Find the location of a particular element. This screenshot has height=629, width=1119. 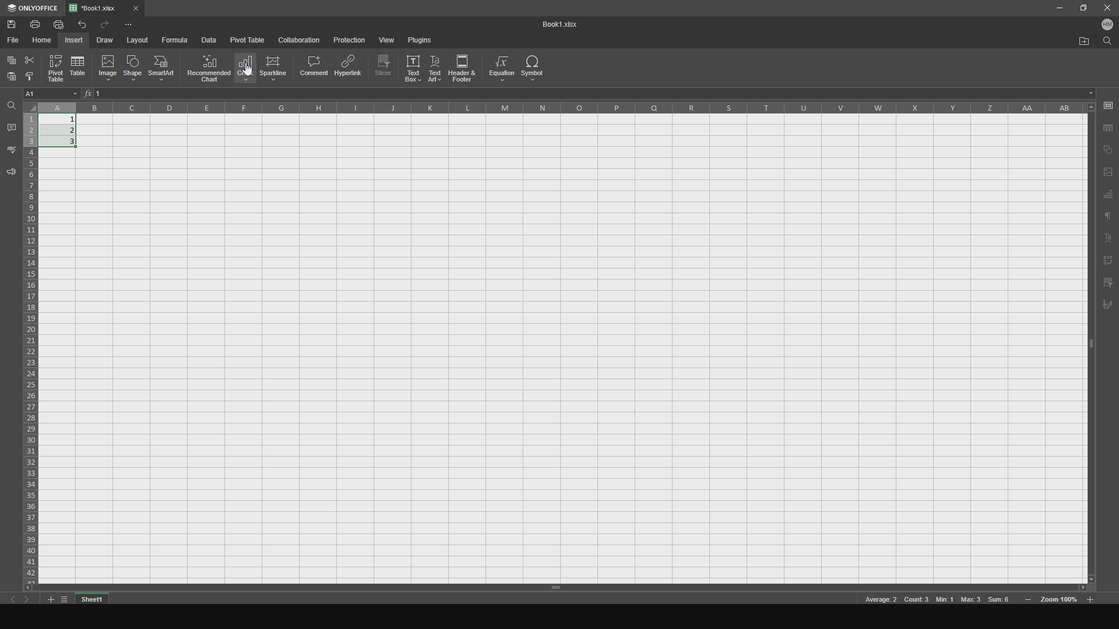

copy is located at coordinates (11, 58).